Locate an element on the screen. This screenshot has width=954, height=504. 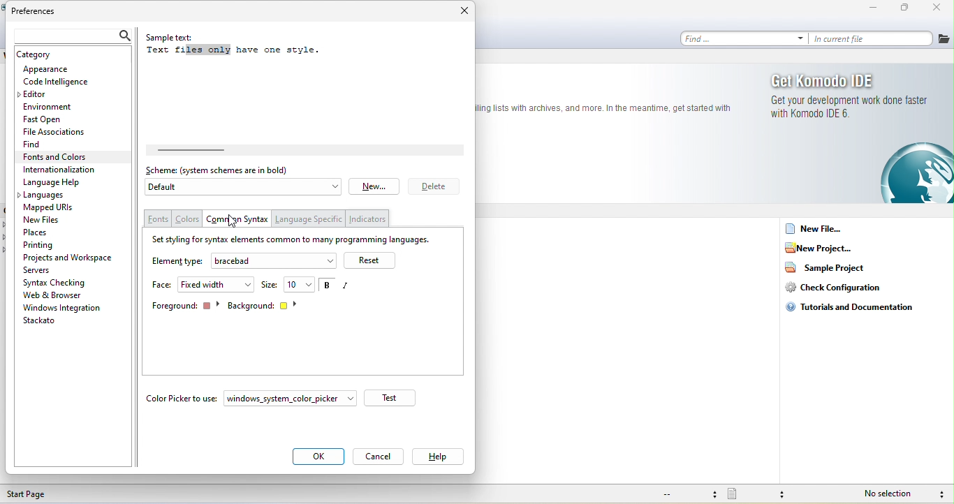
new file is located at coordinates (823, 228).